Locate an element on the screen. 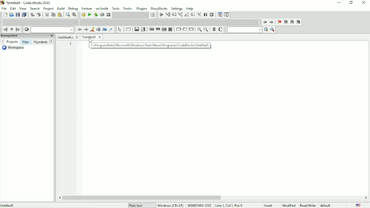 Image resolution: width=370 pixels, height=208 pixels. Run to cursor is located at coordinates (167, 14).